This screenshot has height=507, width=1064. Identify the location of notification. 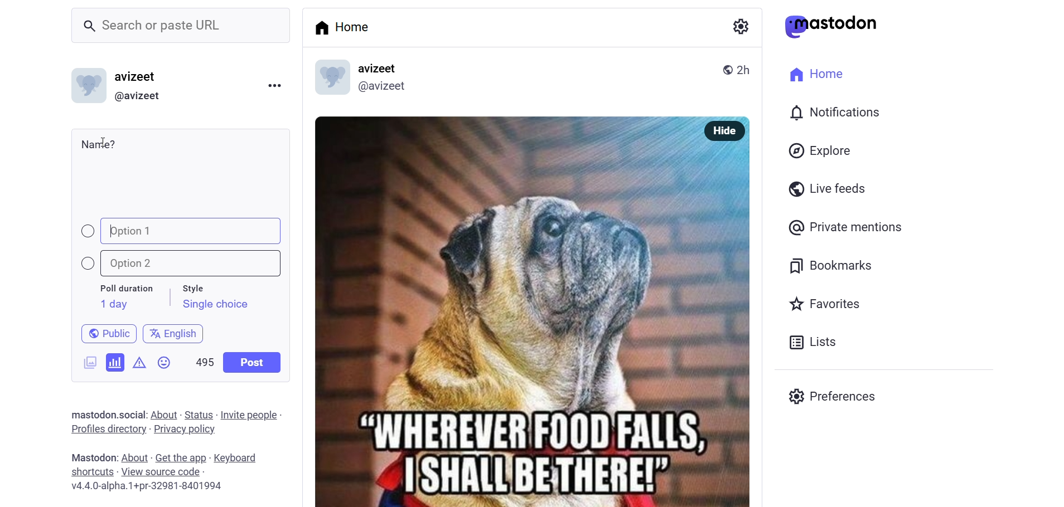
(833, 114).